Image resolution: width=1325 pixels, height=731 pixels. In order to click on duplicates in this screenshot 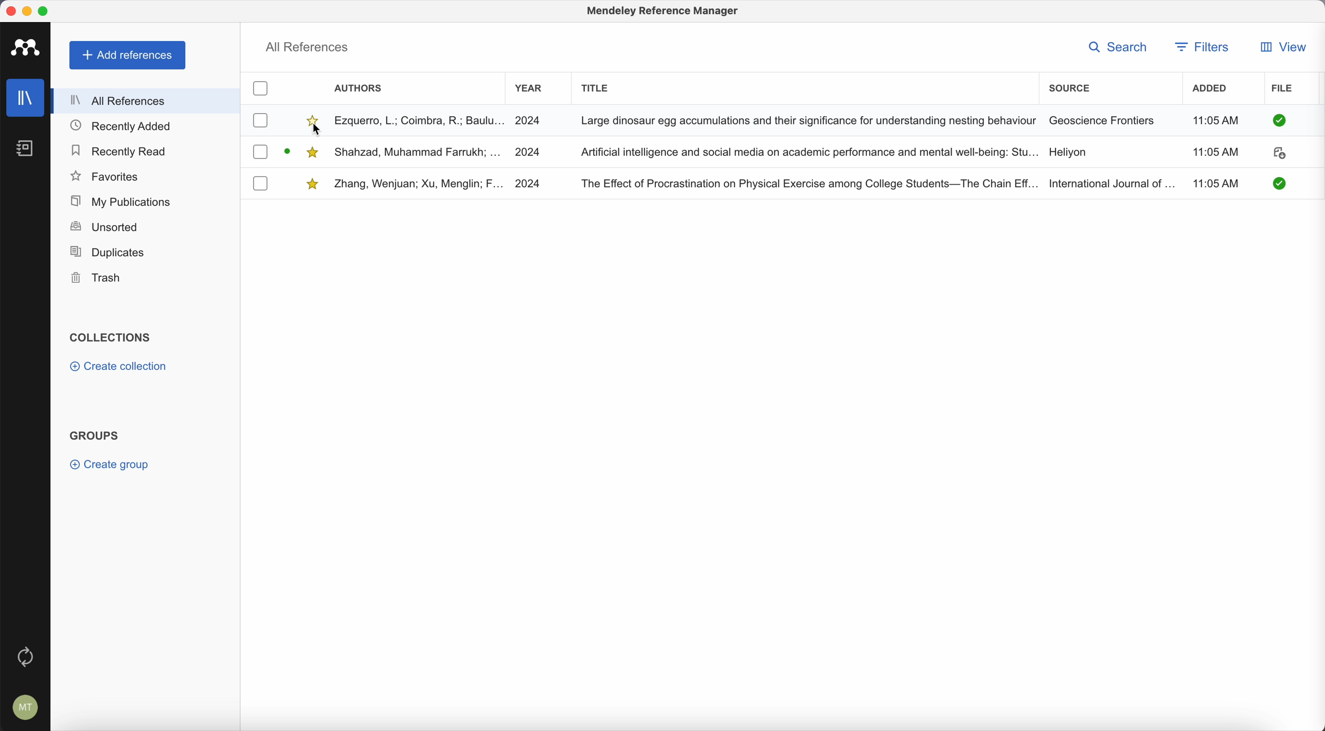, I will do `click(108, 252)`.